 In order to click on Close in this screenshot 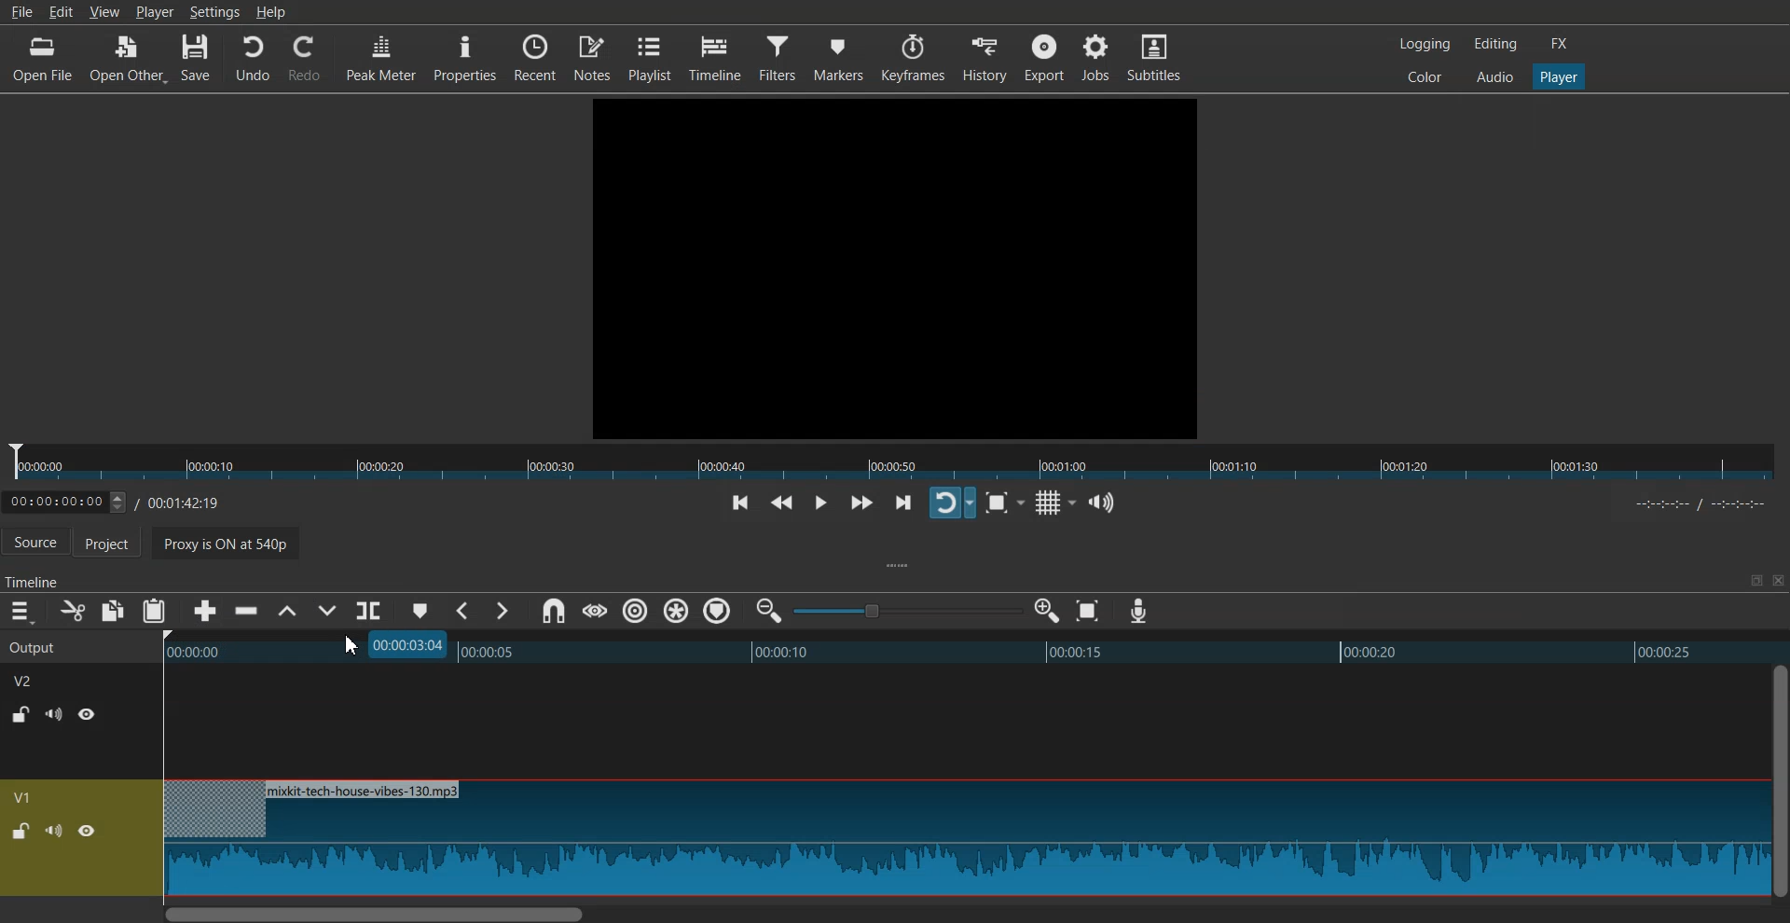, I will do `click(1776, 581)`.